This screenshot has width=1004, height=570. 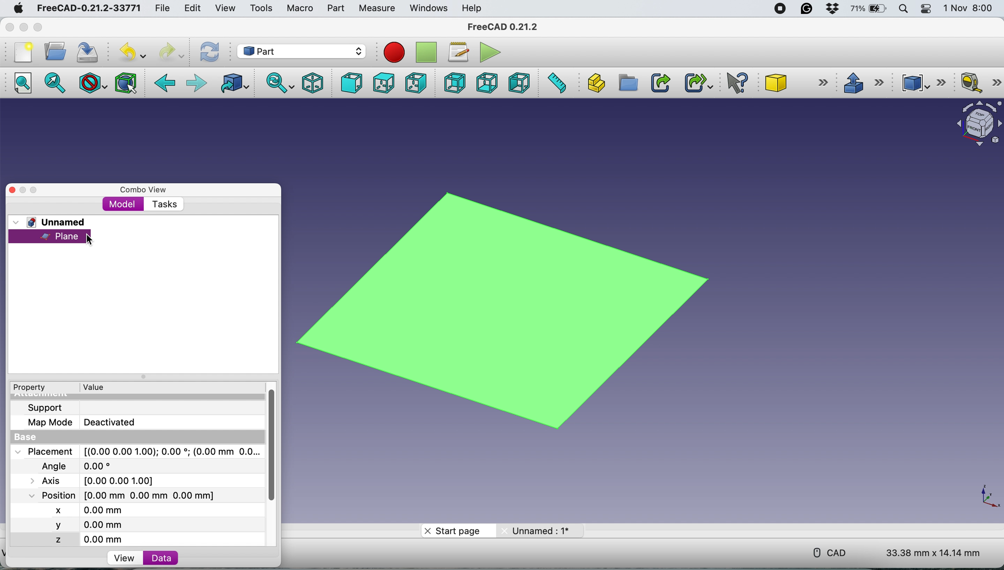 I want to click on vertical scroll bar, so click(x=273, y=445).